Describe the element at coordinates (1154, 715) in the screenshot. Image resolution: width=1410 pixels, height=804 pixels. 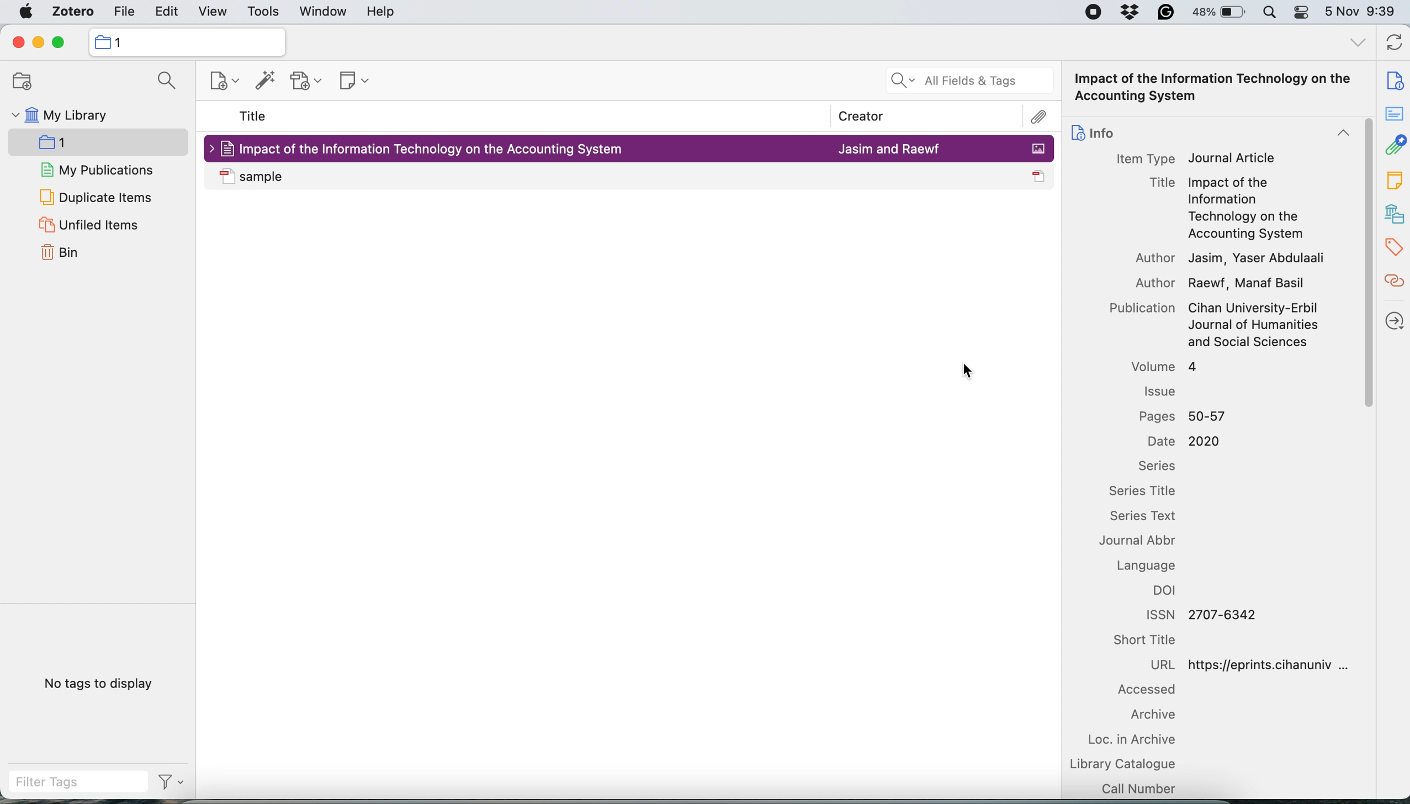
I see `archive` at that location.